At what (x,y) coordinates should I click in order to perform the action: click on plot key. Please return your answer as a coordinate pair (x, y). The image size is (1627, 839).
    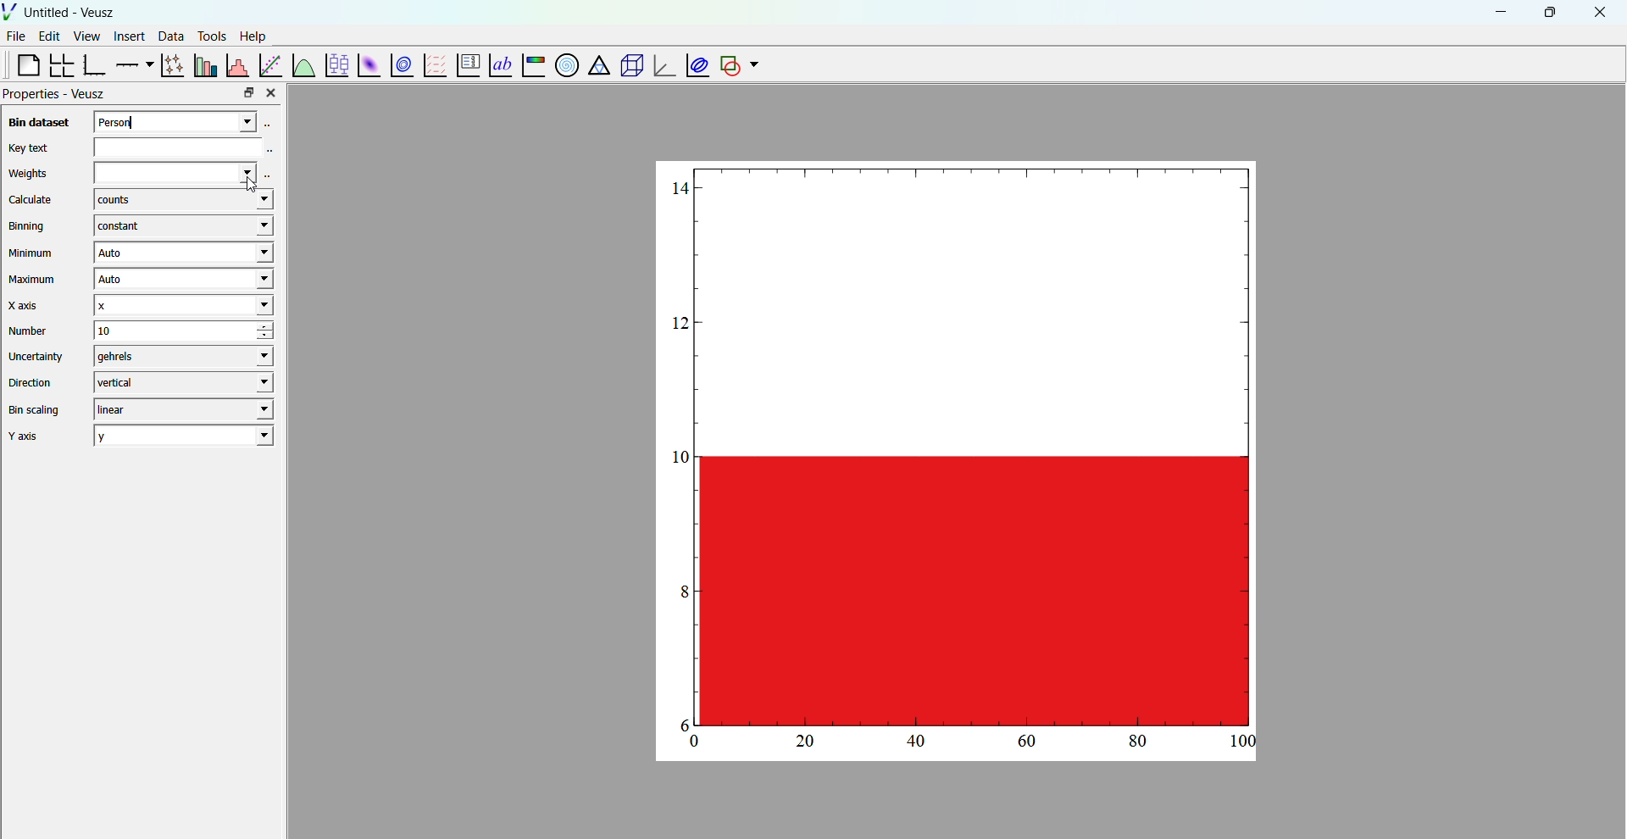
    Looking at the image, I should click on (465, 66).